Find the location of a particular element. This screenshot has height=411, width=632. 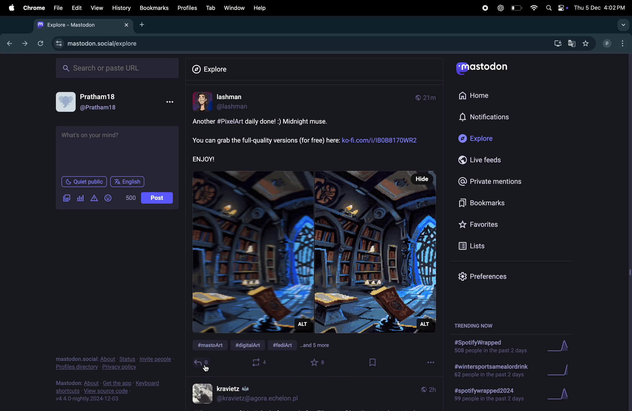

record is located at coordinates (484, 8).